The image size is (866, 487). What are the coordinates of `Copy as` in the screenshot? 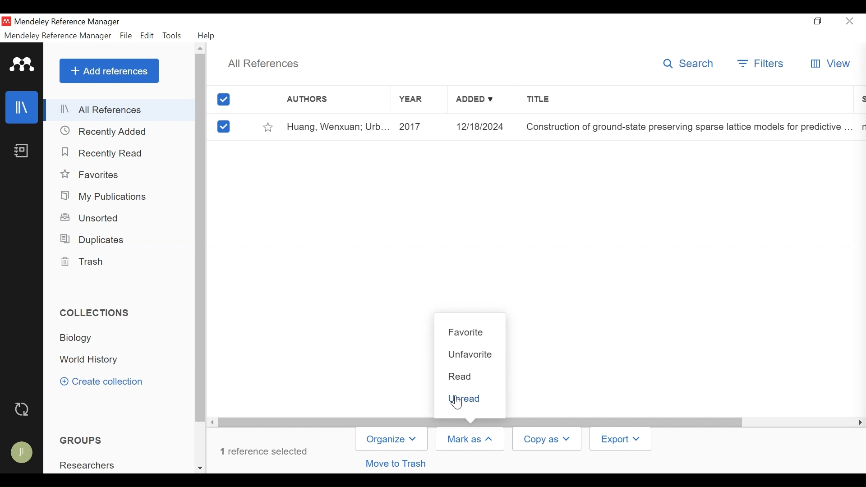 It's located at (546, 439).